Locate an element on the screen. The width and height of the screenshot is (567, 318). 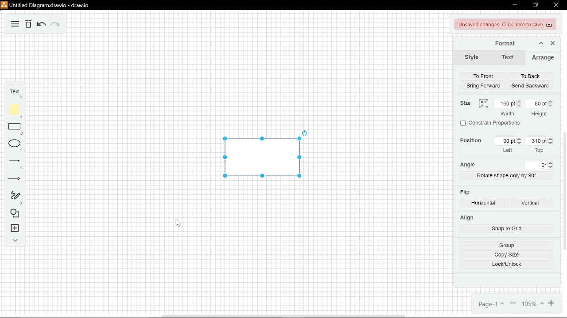
increase top position is located at coordinates (519, 138).